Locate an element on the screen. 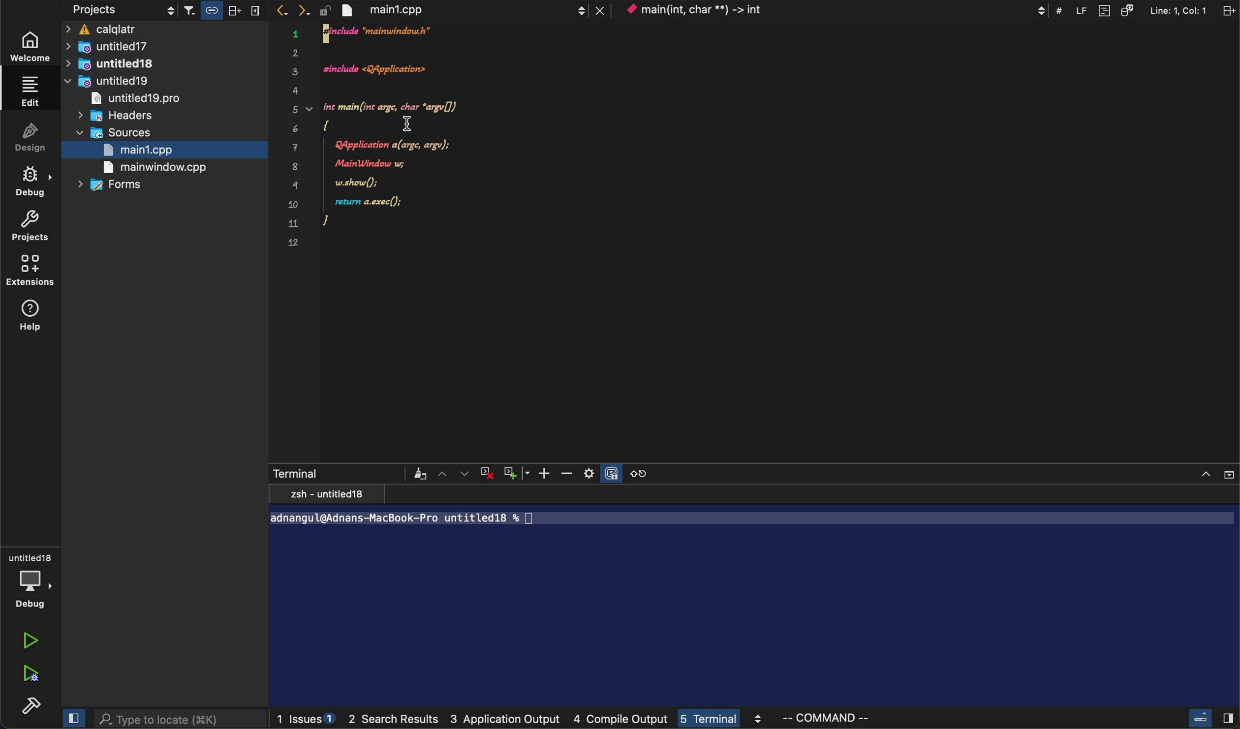 The image size is (1240, 729). split is located at coordinates (1227, 10).